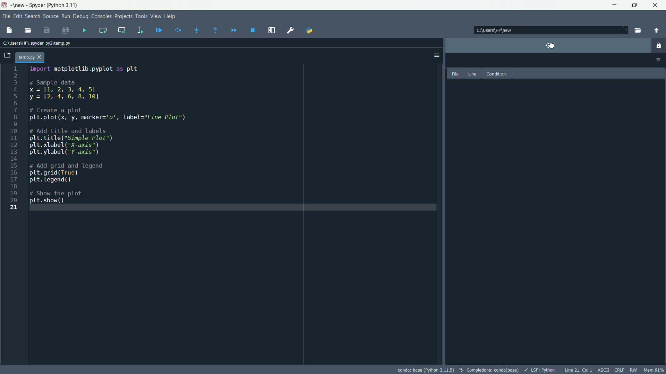 The image size is (666, 374). I want to click on options, so click(436, 54).